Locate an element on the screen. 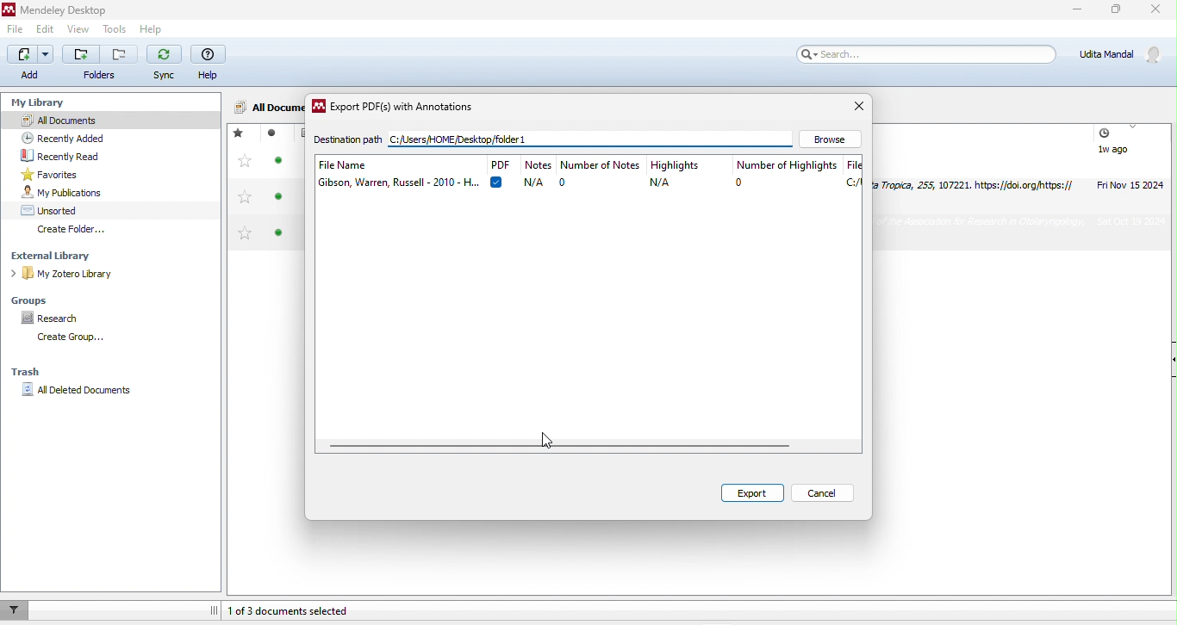  edit is located at coordinates (49, 29).